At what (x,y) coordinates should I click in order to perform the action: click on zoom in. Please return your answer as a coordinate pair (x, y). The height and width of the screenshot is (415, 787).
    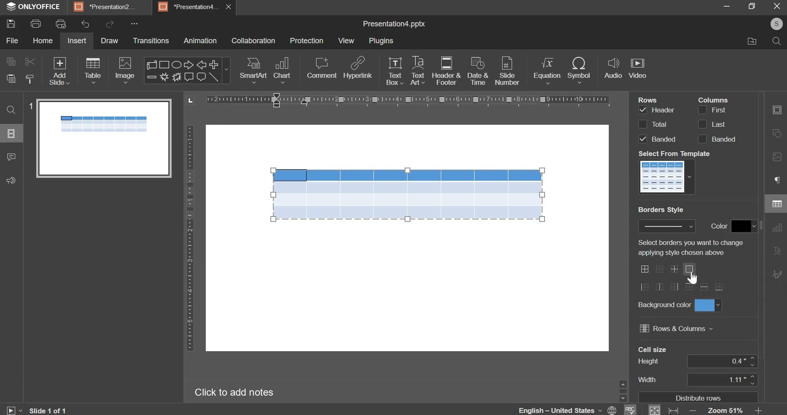
    Looking at the image, I should click on (759, 410).